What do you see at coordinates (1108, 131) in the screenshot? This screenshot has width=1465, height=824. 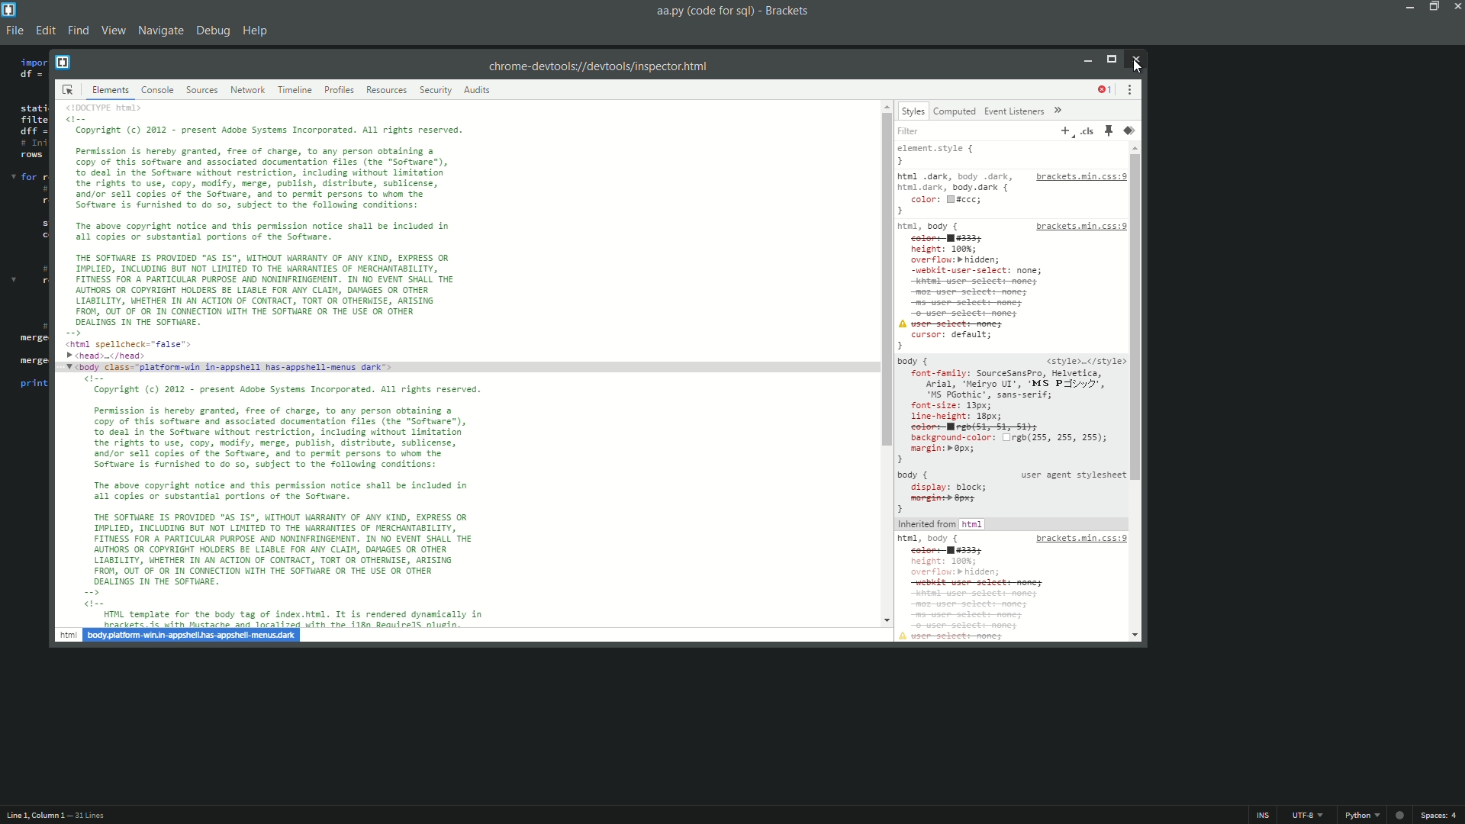 I see `toggle element state` at bounding box center [1108, 131].